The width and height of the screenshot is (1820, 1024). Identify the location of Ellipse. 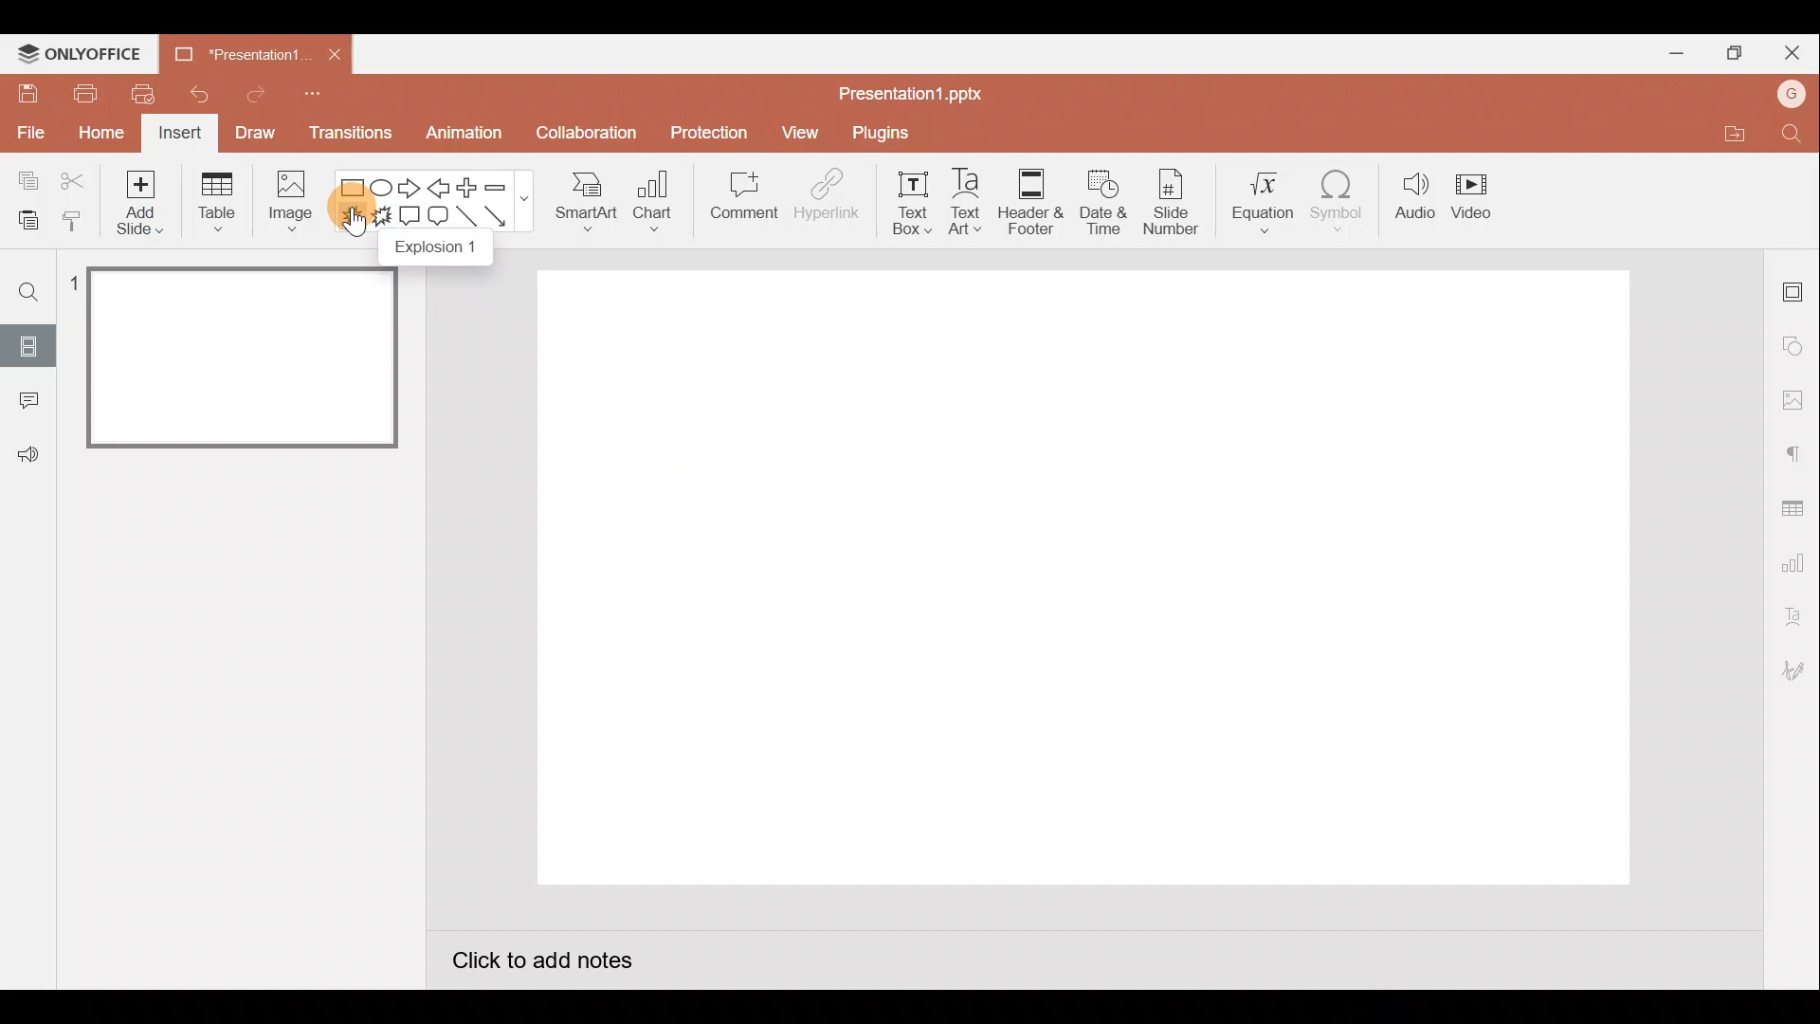
(385, 189).